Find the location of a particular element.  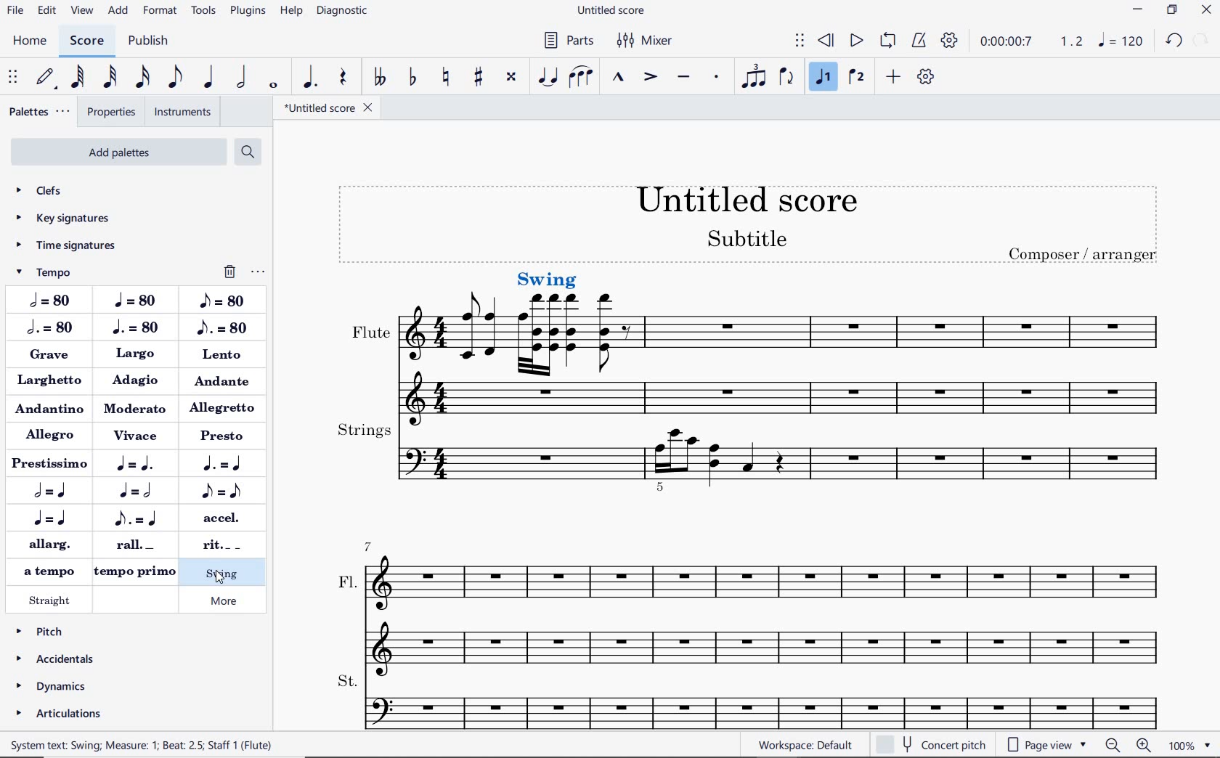

GRAVE is located at coordinates (54, 358).